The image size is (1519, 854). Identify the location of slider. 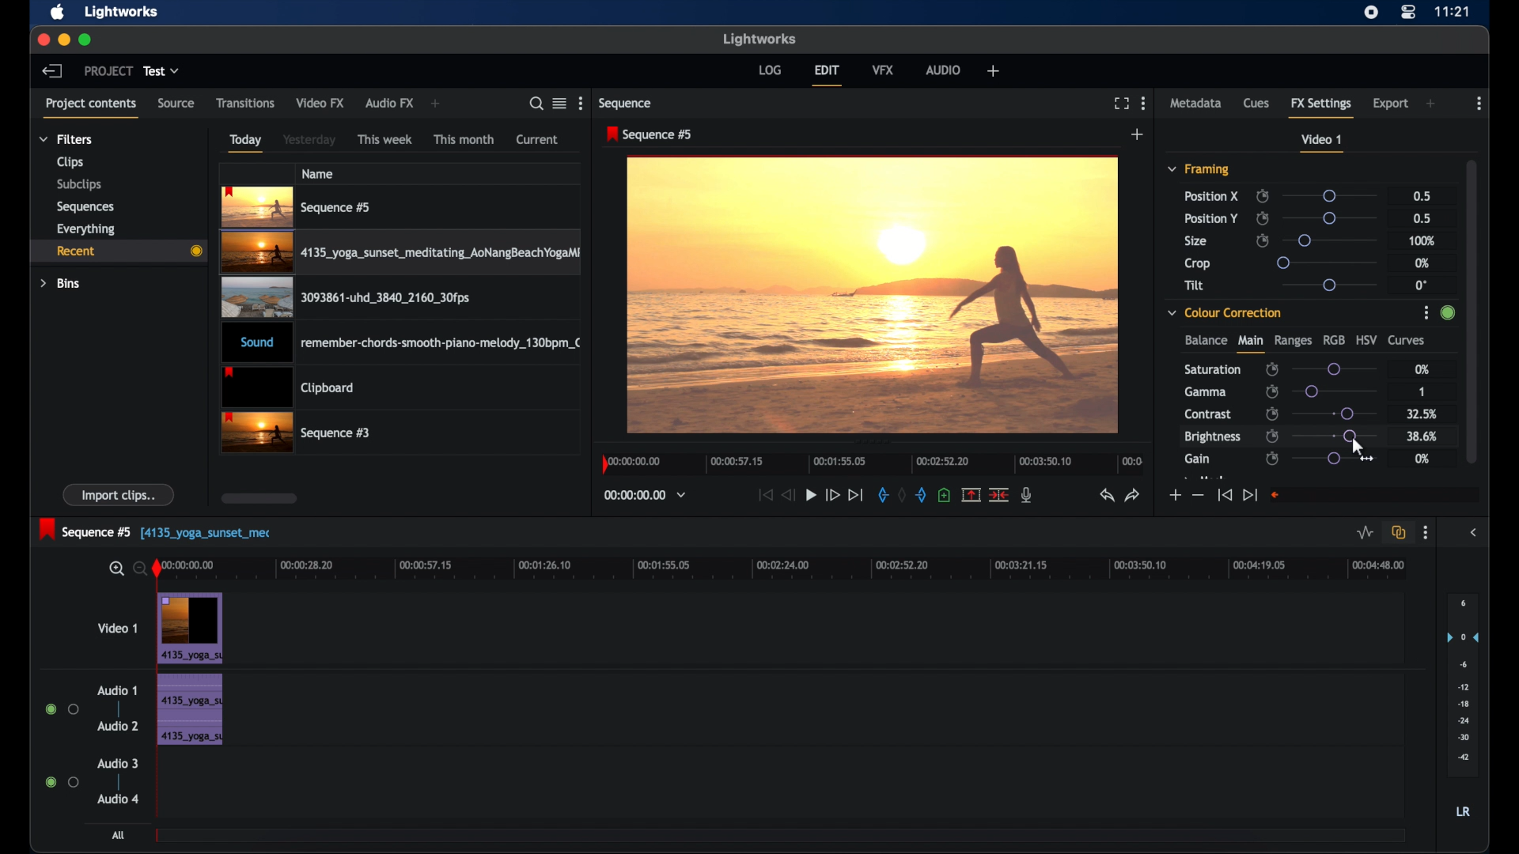
(1339, 435).